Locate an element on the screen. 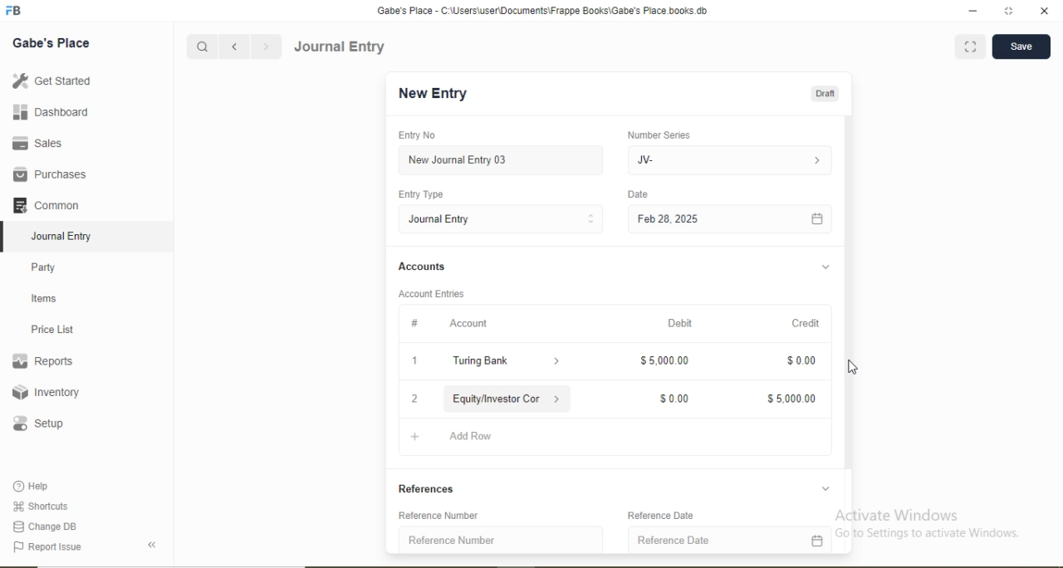 The image size is (1063, 568). Backward is located at coordinates (234, 47).